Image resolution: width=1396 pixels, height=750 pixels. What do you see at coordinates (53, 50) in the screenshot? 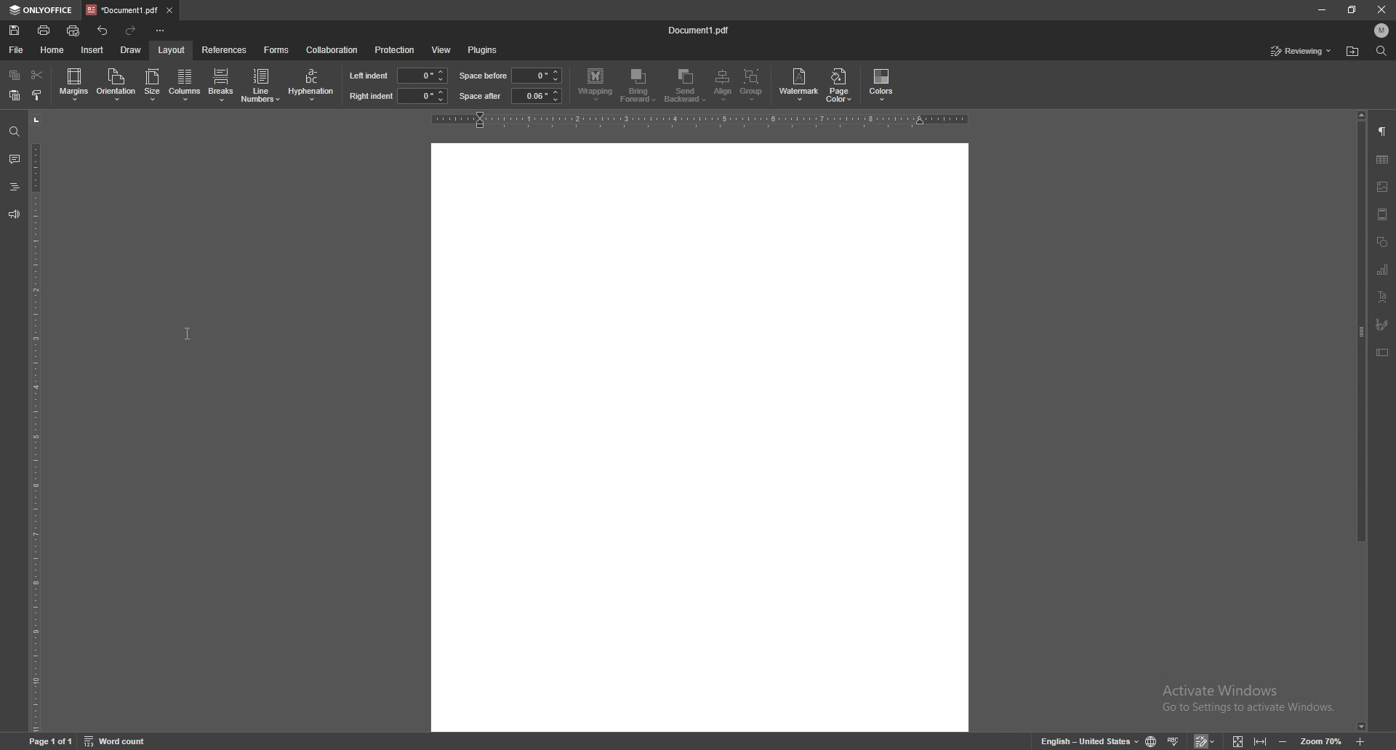
I see `home` at bounding box center [53, 50].